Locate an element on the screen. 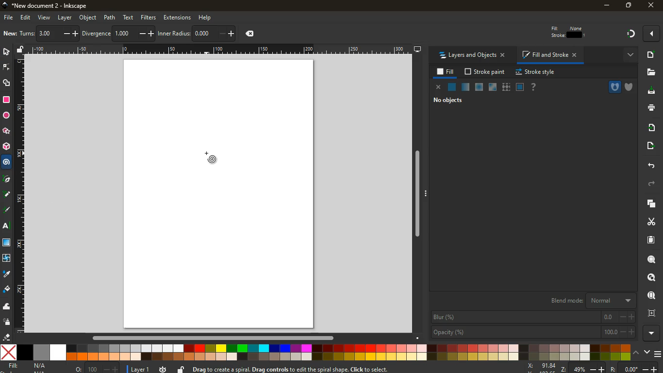 This screenshot has height=373, width=663.  is located at coordinates (172, 33).